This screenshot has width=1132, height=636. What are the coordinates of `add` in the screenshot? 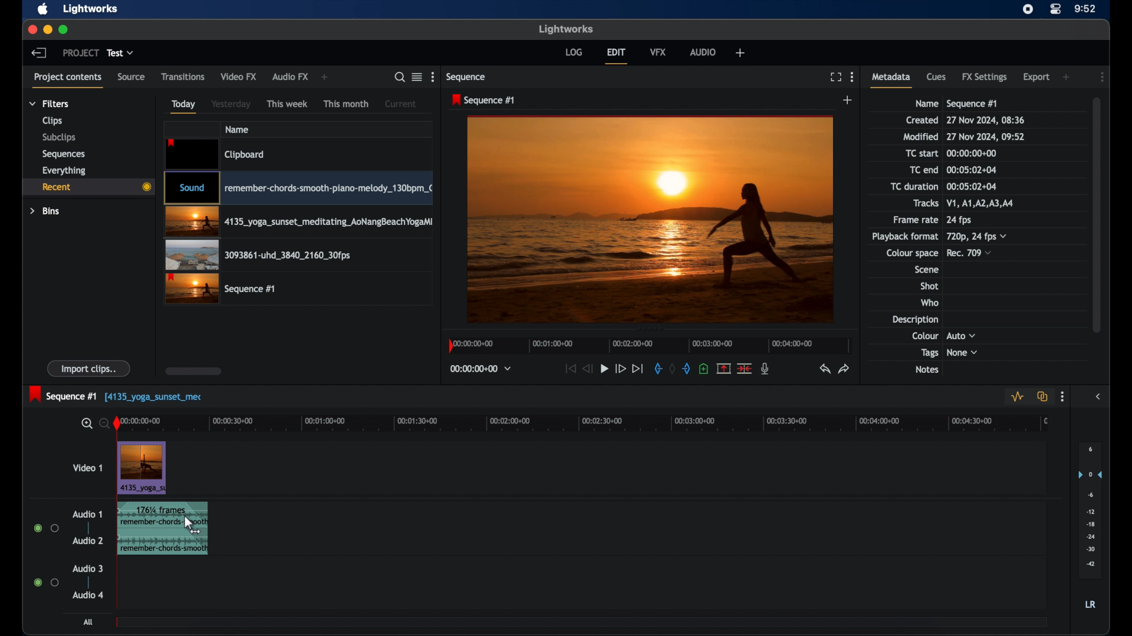 It's located at (1067, 77).